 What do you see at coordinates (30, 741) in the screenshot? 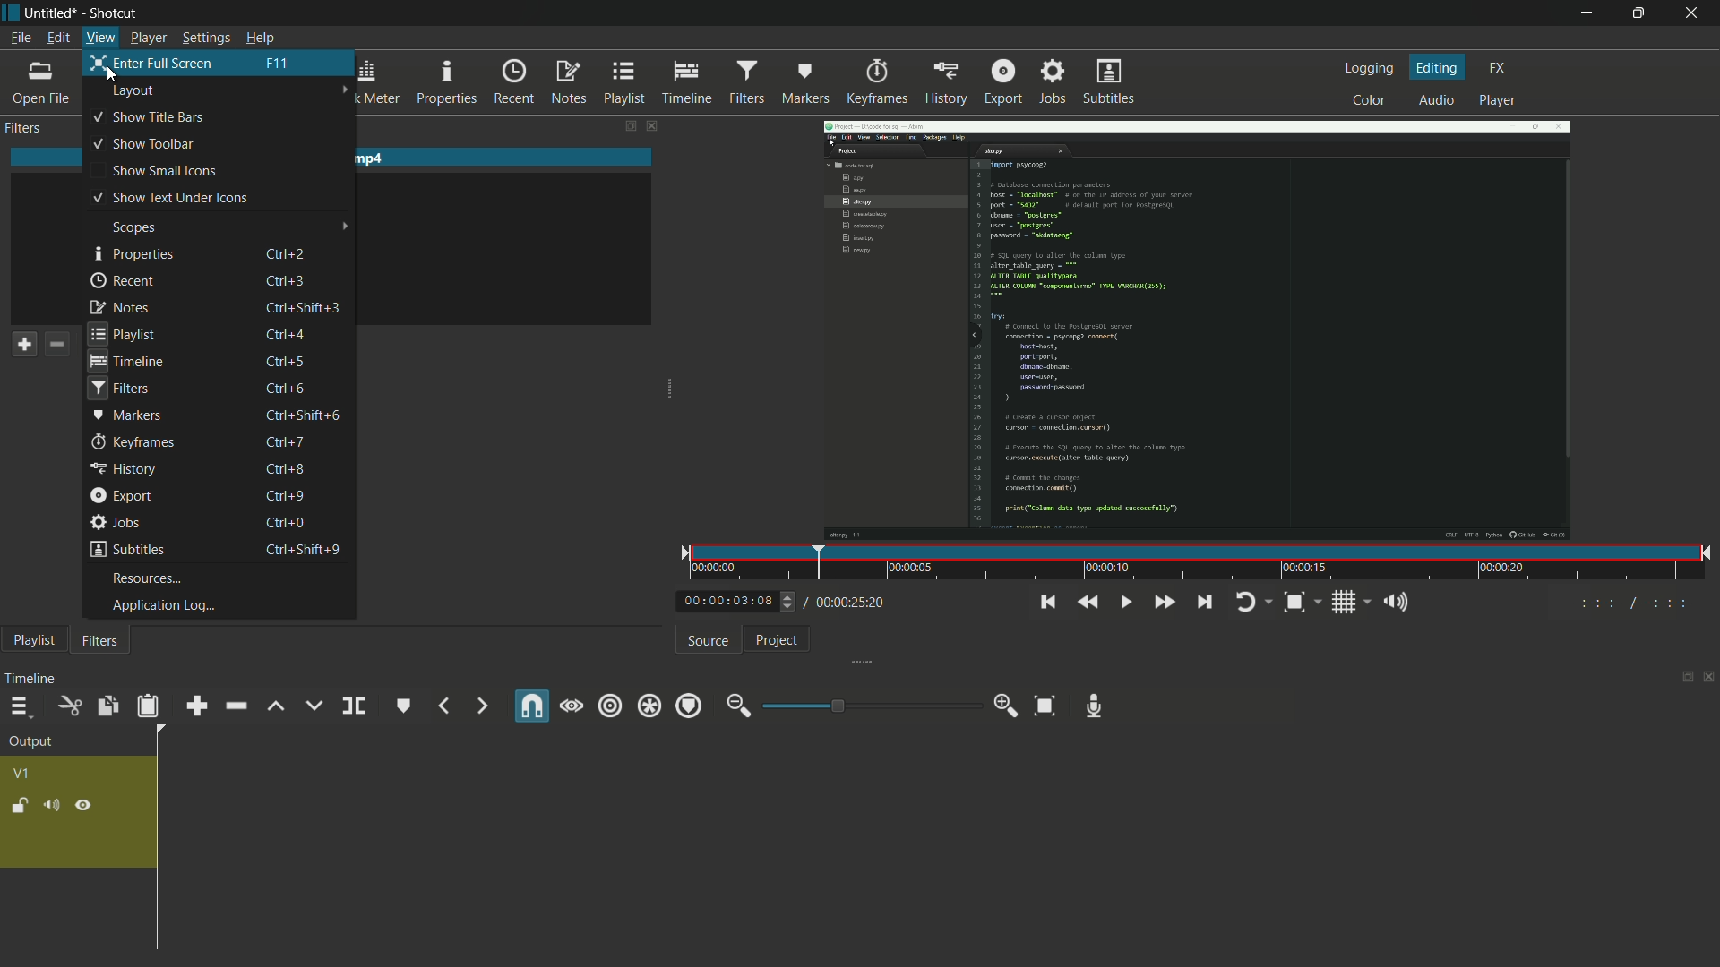
I see `output` at bounding box center [30, 741].